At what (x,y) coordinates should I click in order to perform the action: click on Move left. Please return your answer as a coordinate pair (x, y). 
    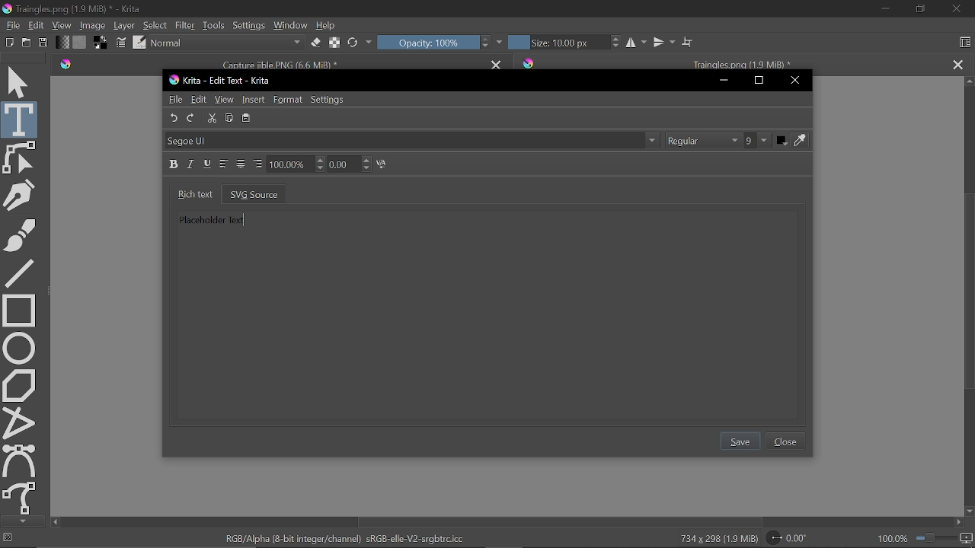
    Looking at the image, I should click on (55, 523).